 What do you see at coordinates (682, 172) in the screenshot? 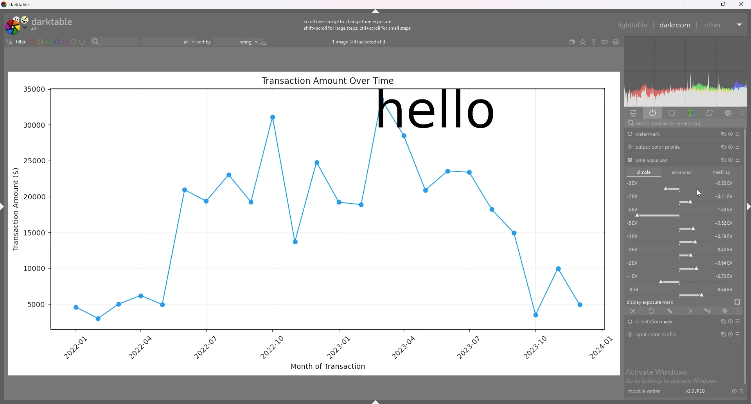
I see `advanced` at bounding box center [682, 172].